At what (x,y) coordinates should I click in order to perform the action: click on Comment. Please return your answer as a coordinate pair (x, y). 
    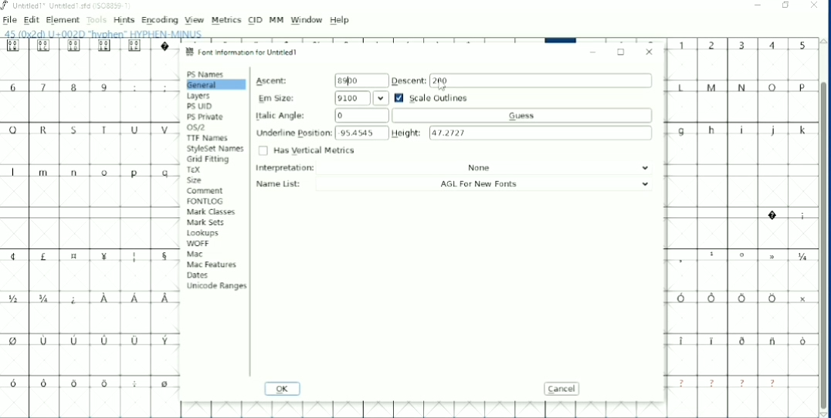
    Looking at the image, I should click on (205, 190).